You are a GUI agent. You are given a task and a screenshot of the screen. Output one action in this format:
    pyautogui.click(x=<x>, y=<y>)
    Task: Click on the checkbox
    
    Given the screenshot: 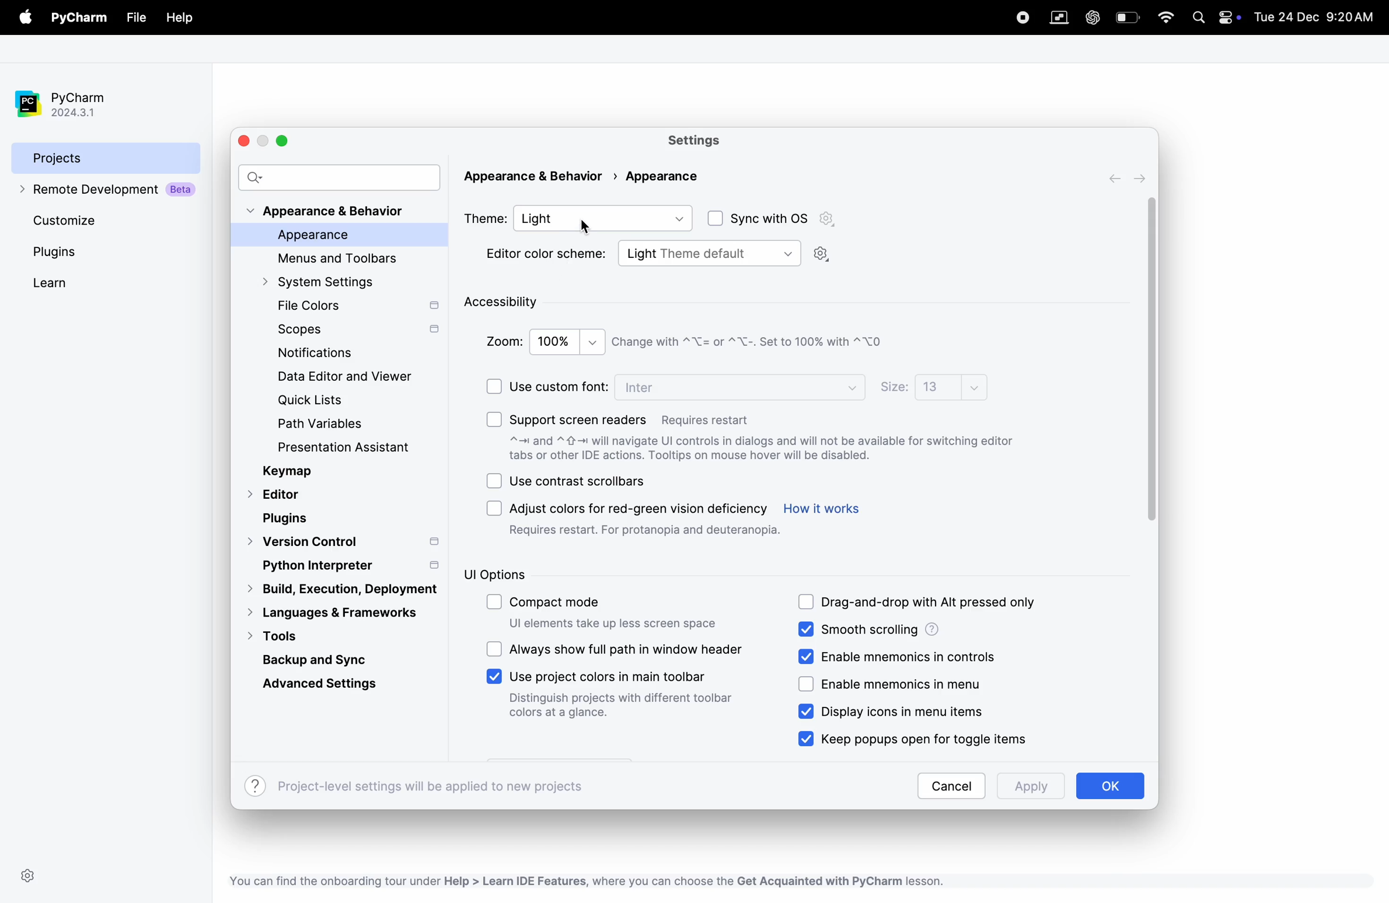 What is the action you would take?
    pyautogui.click(x=807, y=603)
    